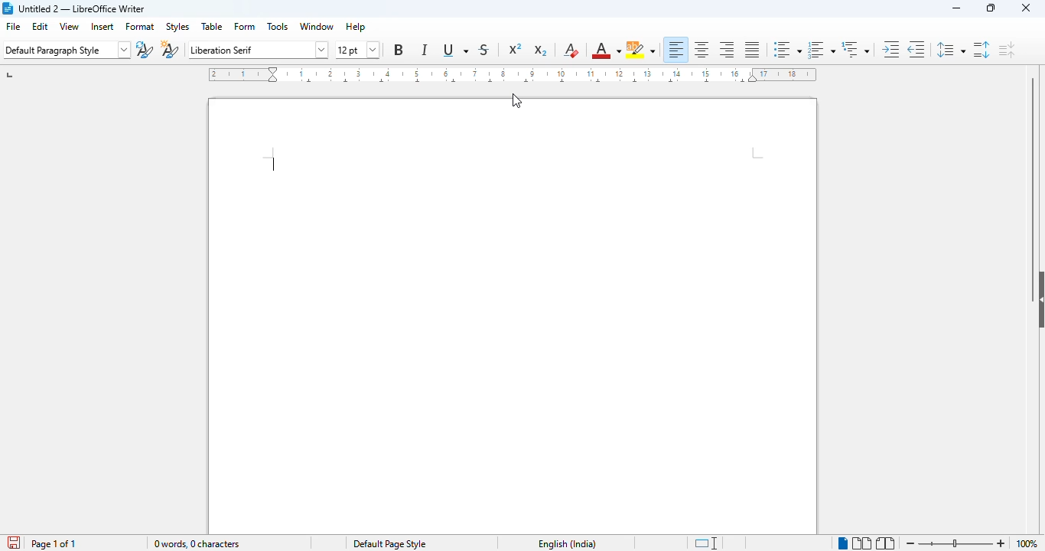 This screenshot has width=1045, height=551. What do you see at coordinates (861, 543) in the screenshot?
I see `multi-page view` at bounding box center [861, 543].